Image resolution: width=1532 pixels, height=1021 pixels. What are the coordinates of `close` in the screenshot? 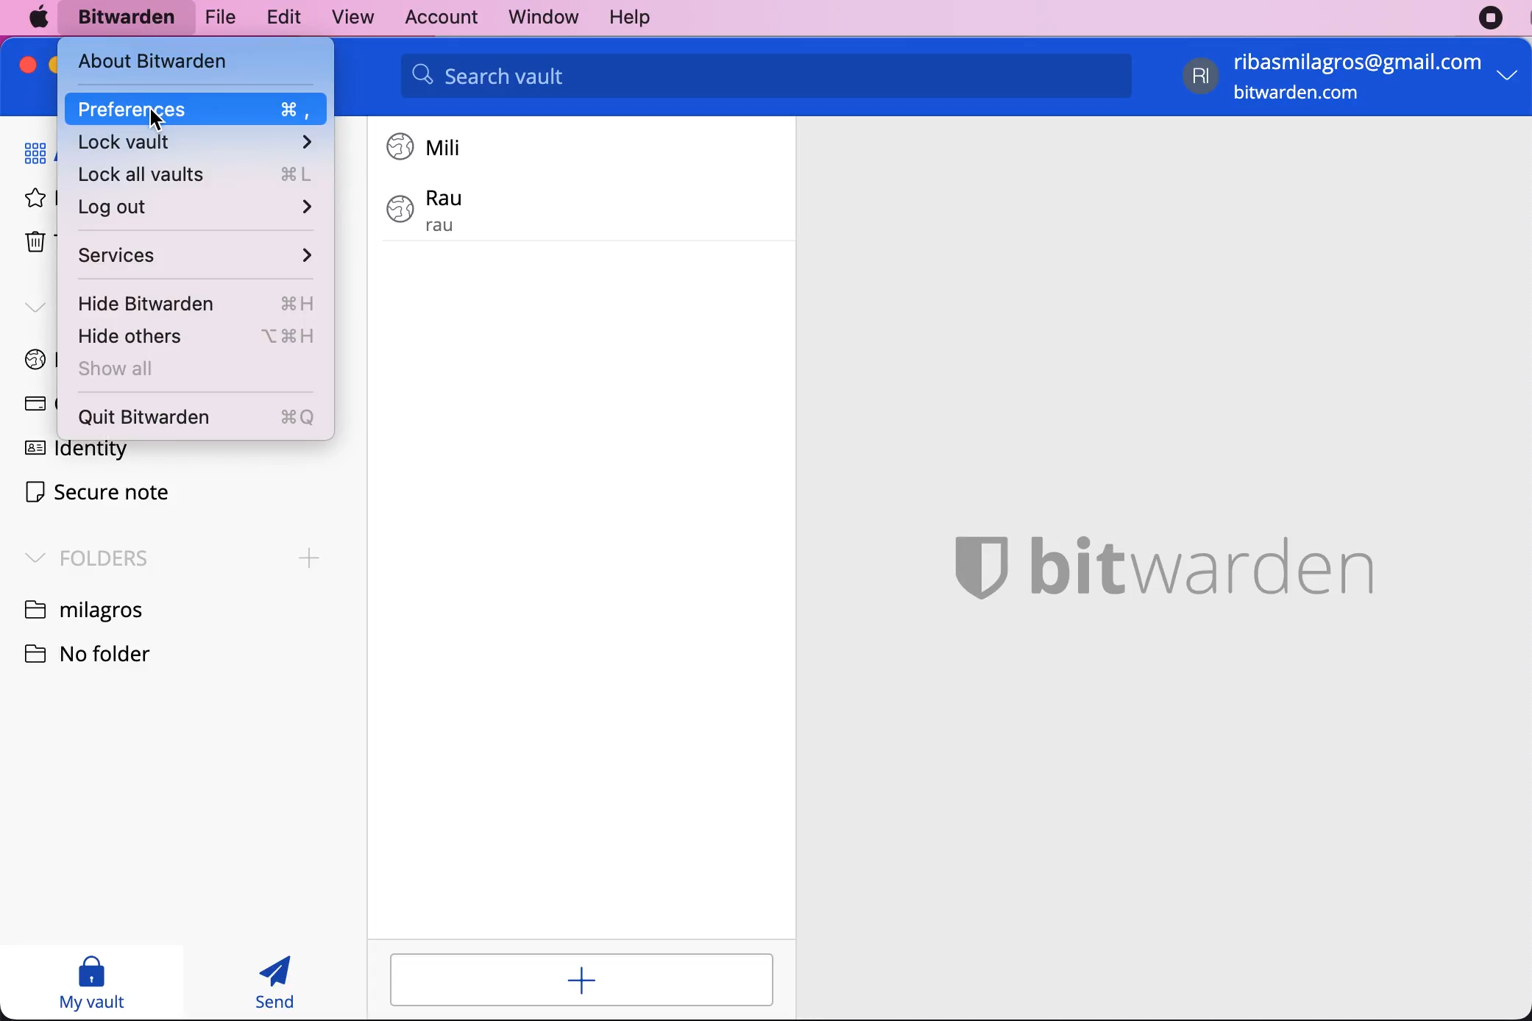 It's located at (29, 65).